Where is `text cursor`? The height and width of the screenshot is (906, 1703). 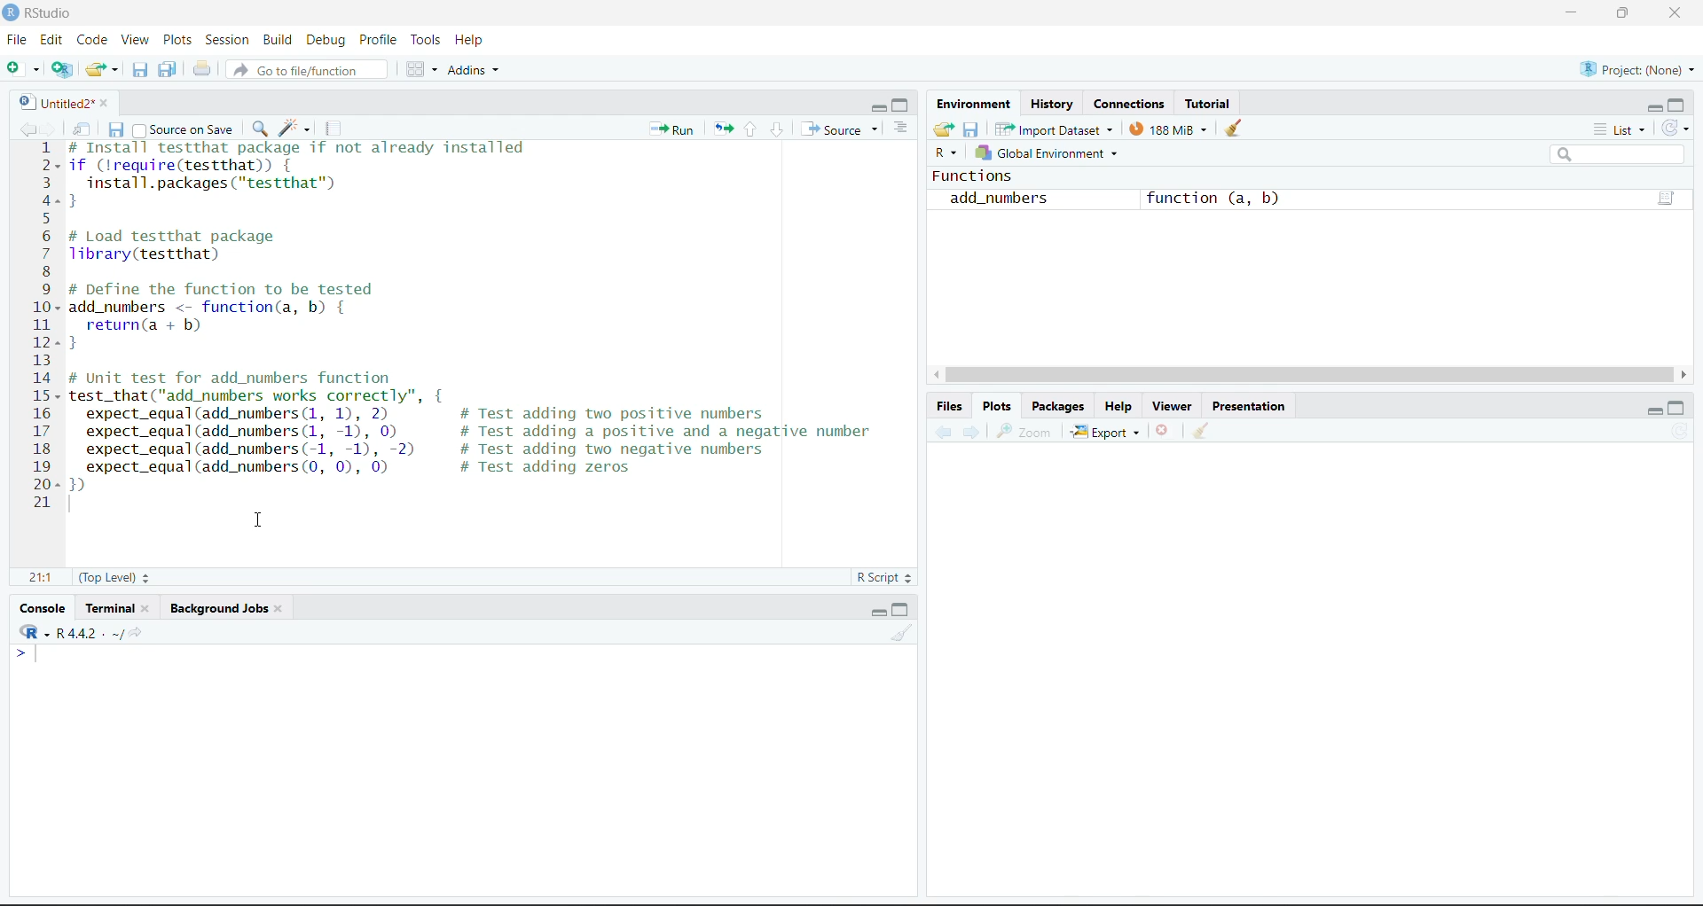
text cursor is located at coordinates (35, 655).